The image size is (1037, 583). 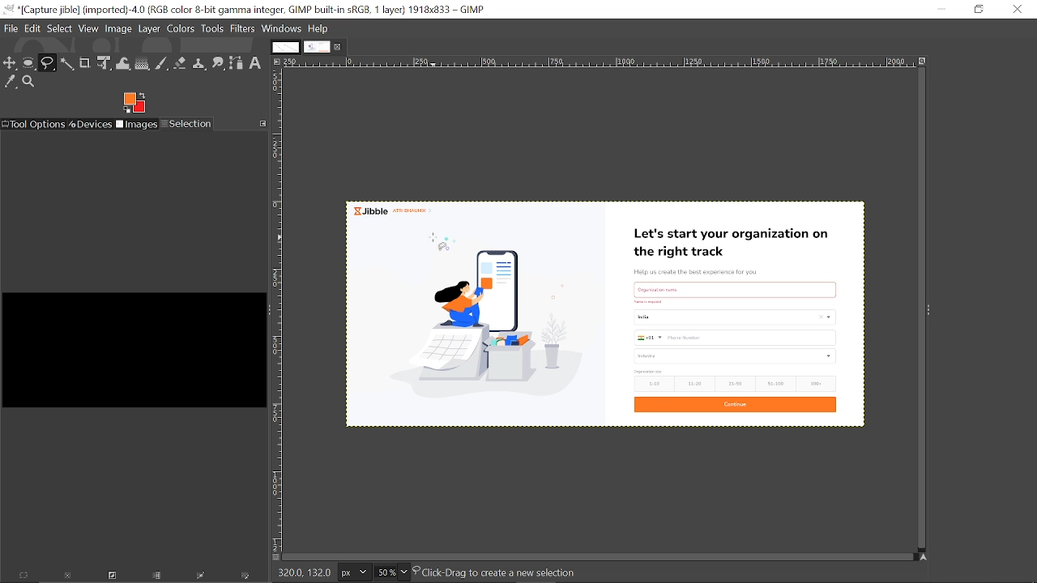 What do you see at coordinates (89, 28) in the screenshot?
I see `View` at bounding box center [89, 28].